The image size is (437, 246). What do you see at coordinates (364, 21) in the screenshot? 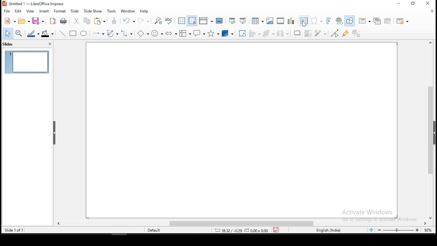
I see `new slide` at bounding box center [364, 21].